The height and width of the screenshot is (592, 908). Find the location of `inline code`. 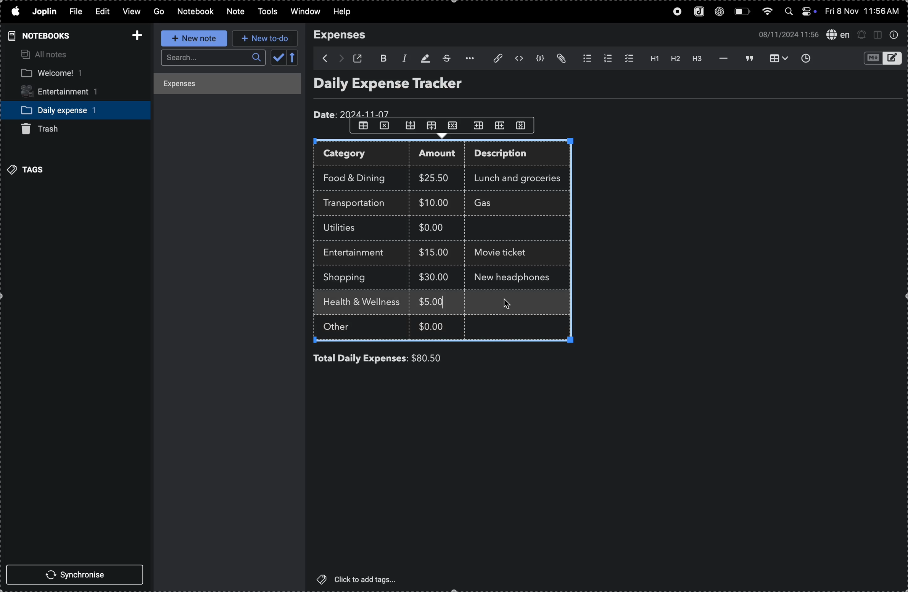

inline code is located at coordinates (518, 59).